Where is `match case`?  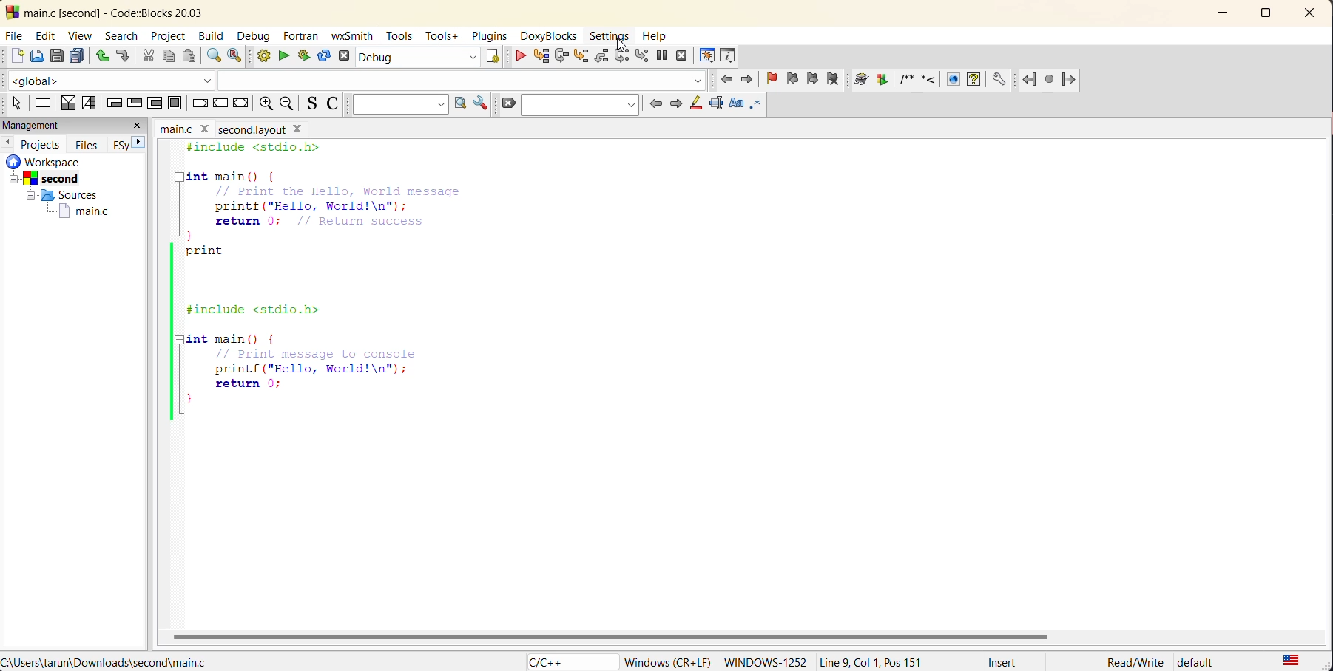
match case is located at coordinates (737, 102).